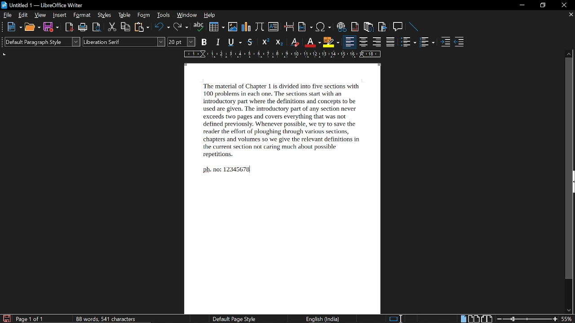 Image resolution: width=575 pixels, height=323 pixels. Describe the element at coordinates (364, 43) in the screenshot. I see `align center` at that location.